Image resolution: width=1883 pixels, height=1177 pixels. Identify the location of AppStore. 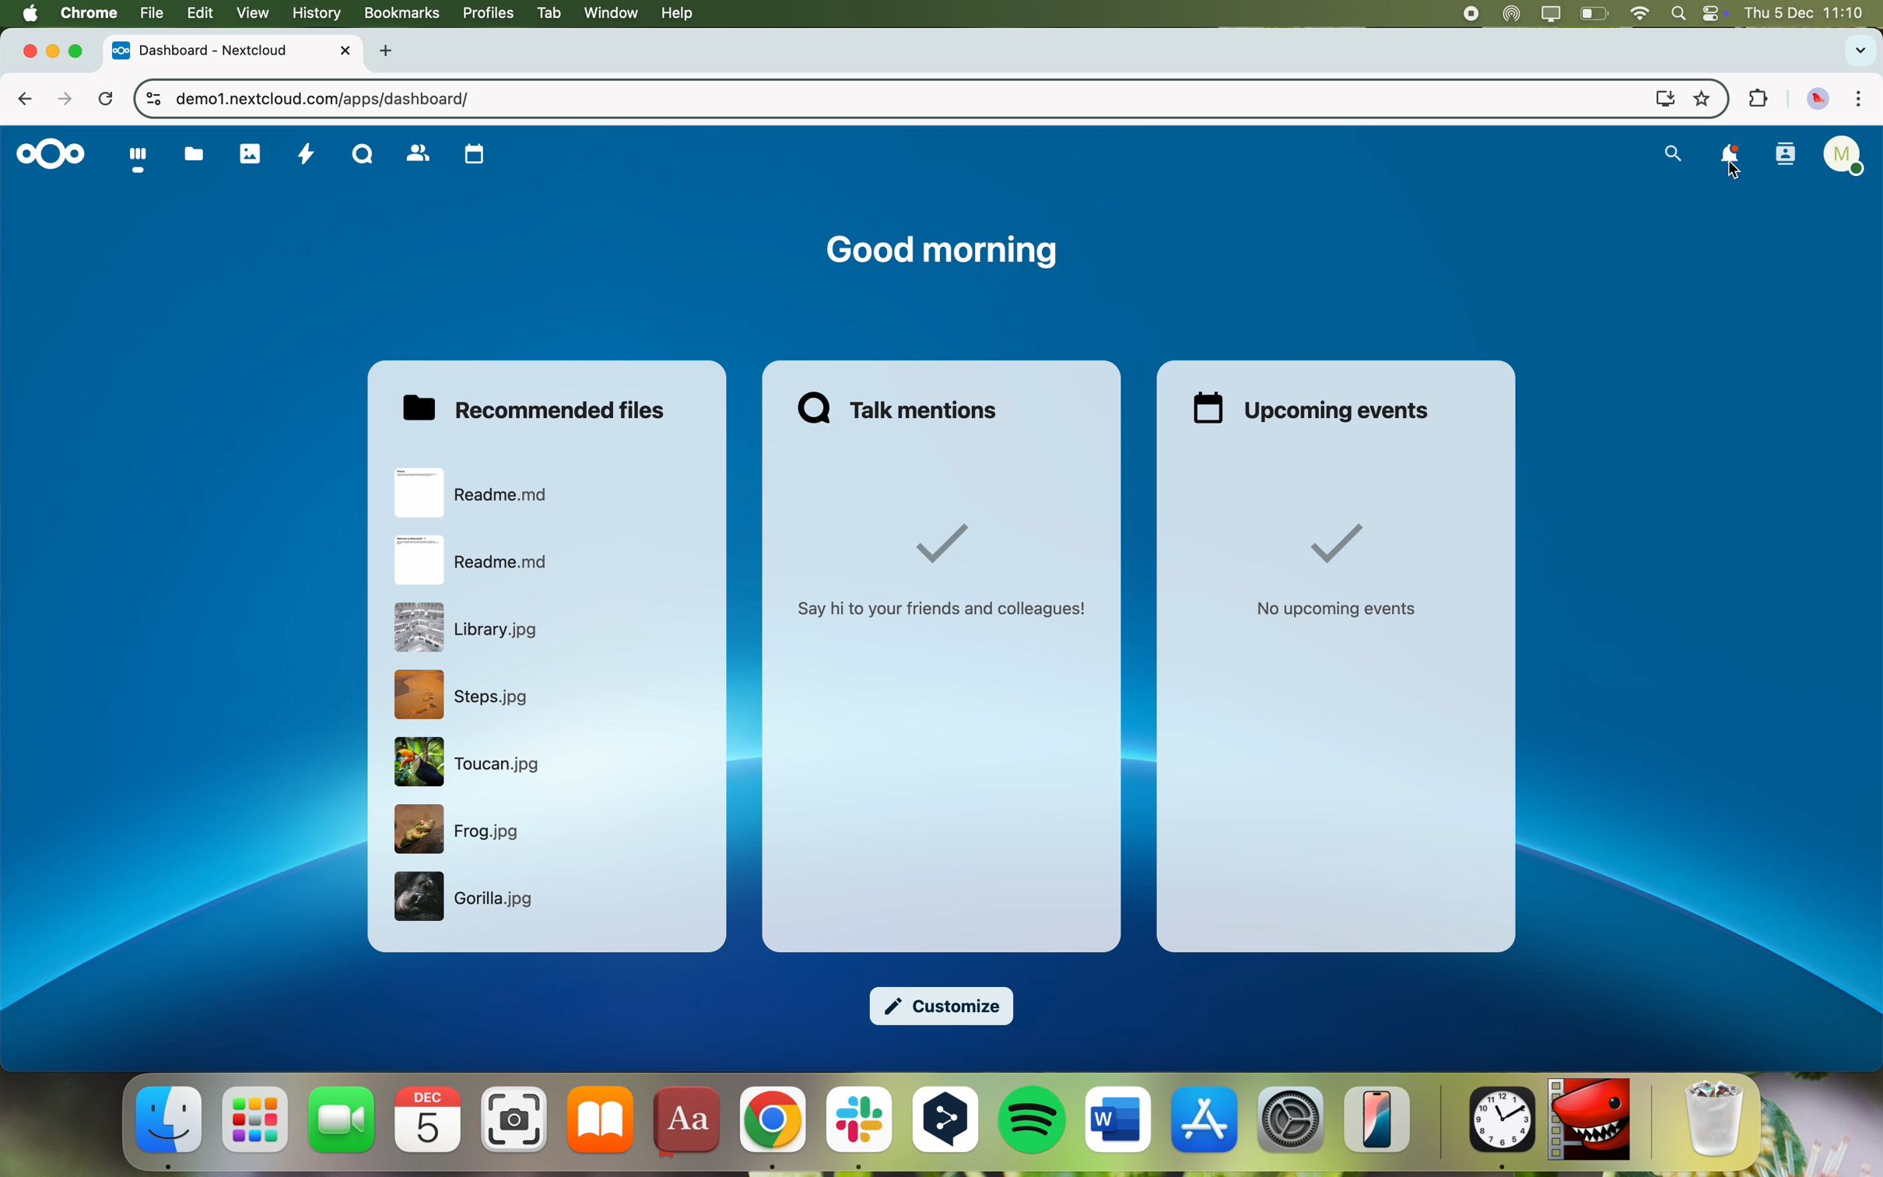
(1205, 1123).